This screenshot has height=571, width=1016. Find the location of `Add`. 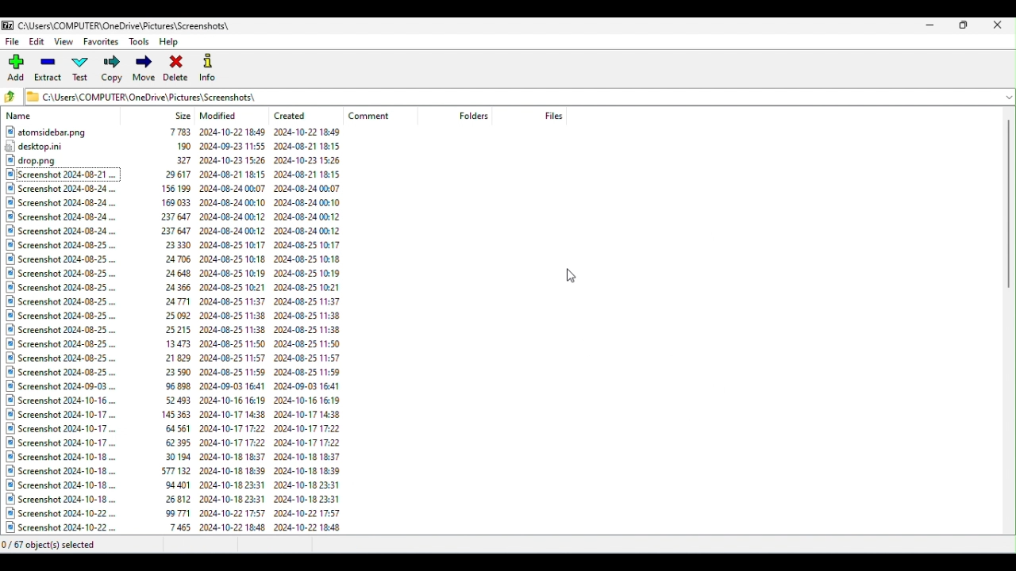

Add is located at coordinates (18, 68).